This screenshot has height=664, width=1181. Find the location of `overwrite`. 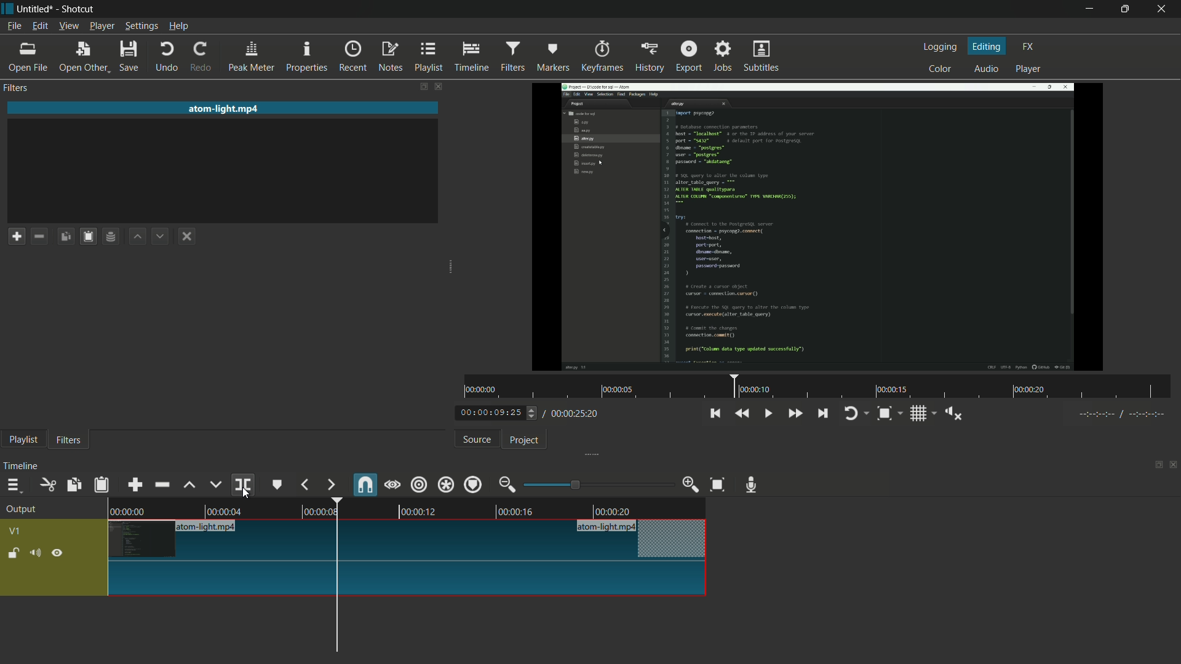

overwrite is located at coordinates (215, 484).